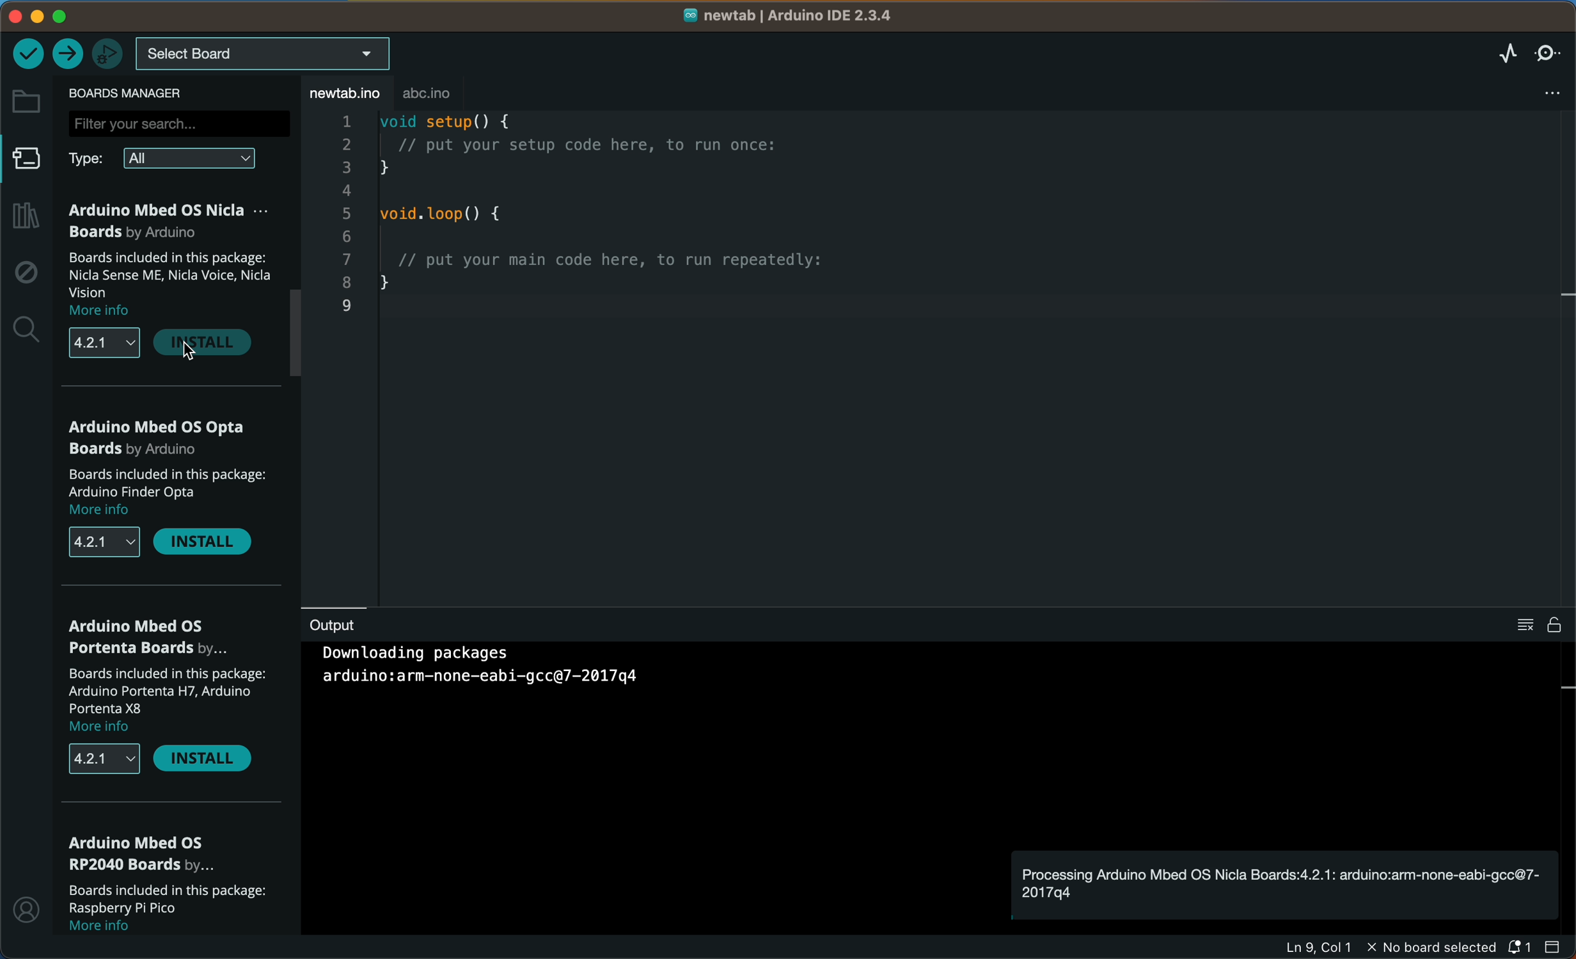  Describe the element at coordinates (166, 273) in the screenshot. I see `description` at that location.